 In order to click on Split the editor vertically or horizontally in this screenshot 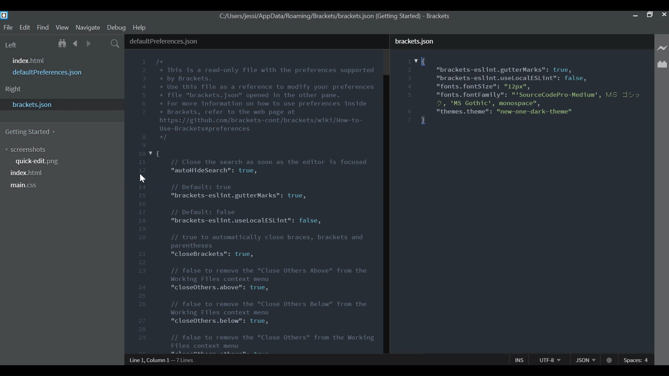, I will do `click(102, 44)`.